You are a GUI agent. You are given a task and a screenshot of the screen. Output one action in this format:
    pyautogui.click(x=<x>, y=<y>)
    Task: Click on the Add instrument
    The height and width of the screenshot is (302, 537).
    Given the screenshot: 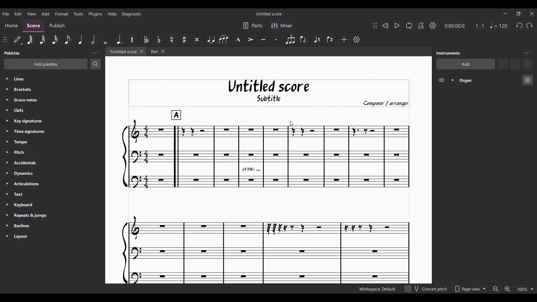 What is the action you would take?
    pyautogui.click(x=466, y=64)
    